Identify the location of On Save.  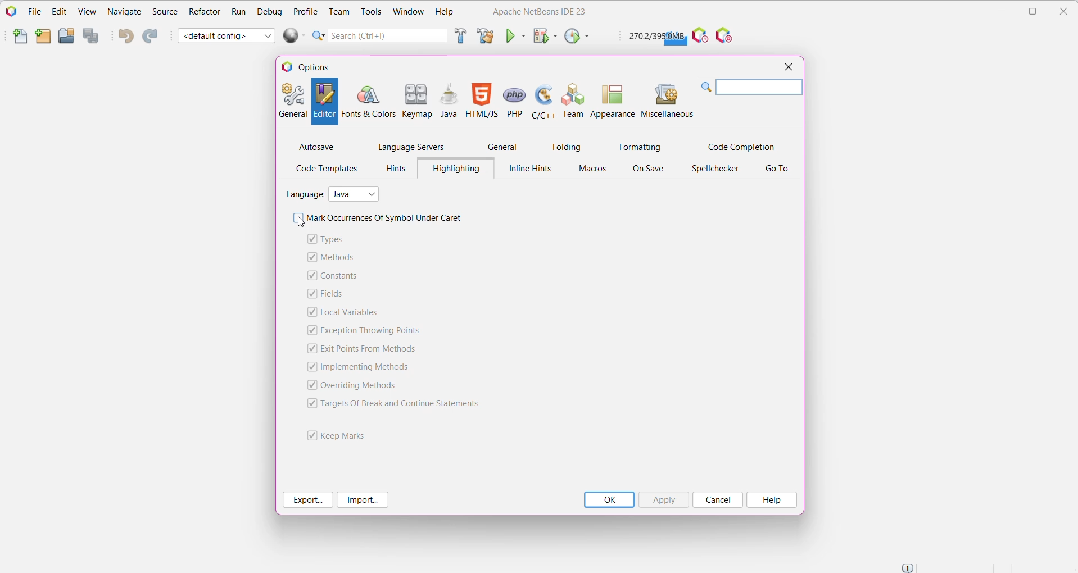
(651, 170).